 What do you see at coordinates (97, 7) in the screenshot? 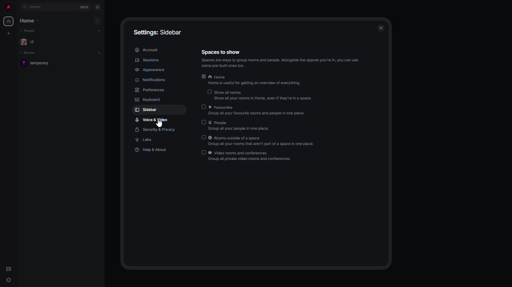
I see `navigator` at bounding box center [97, 7].